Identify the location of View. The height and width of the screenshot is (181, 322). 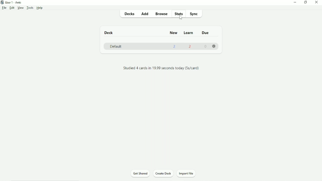
(21, 8).